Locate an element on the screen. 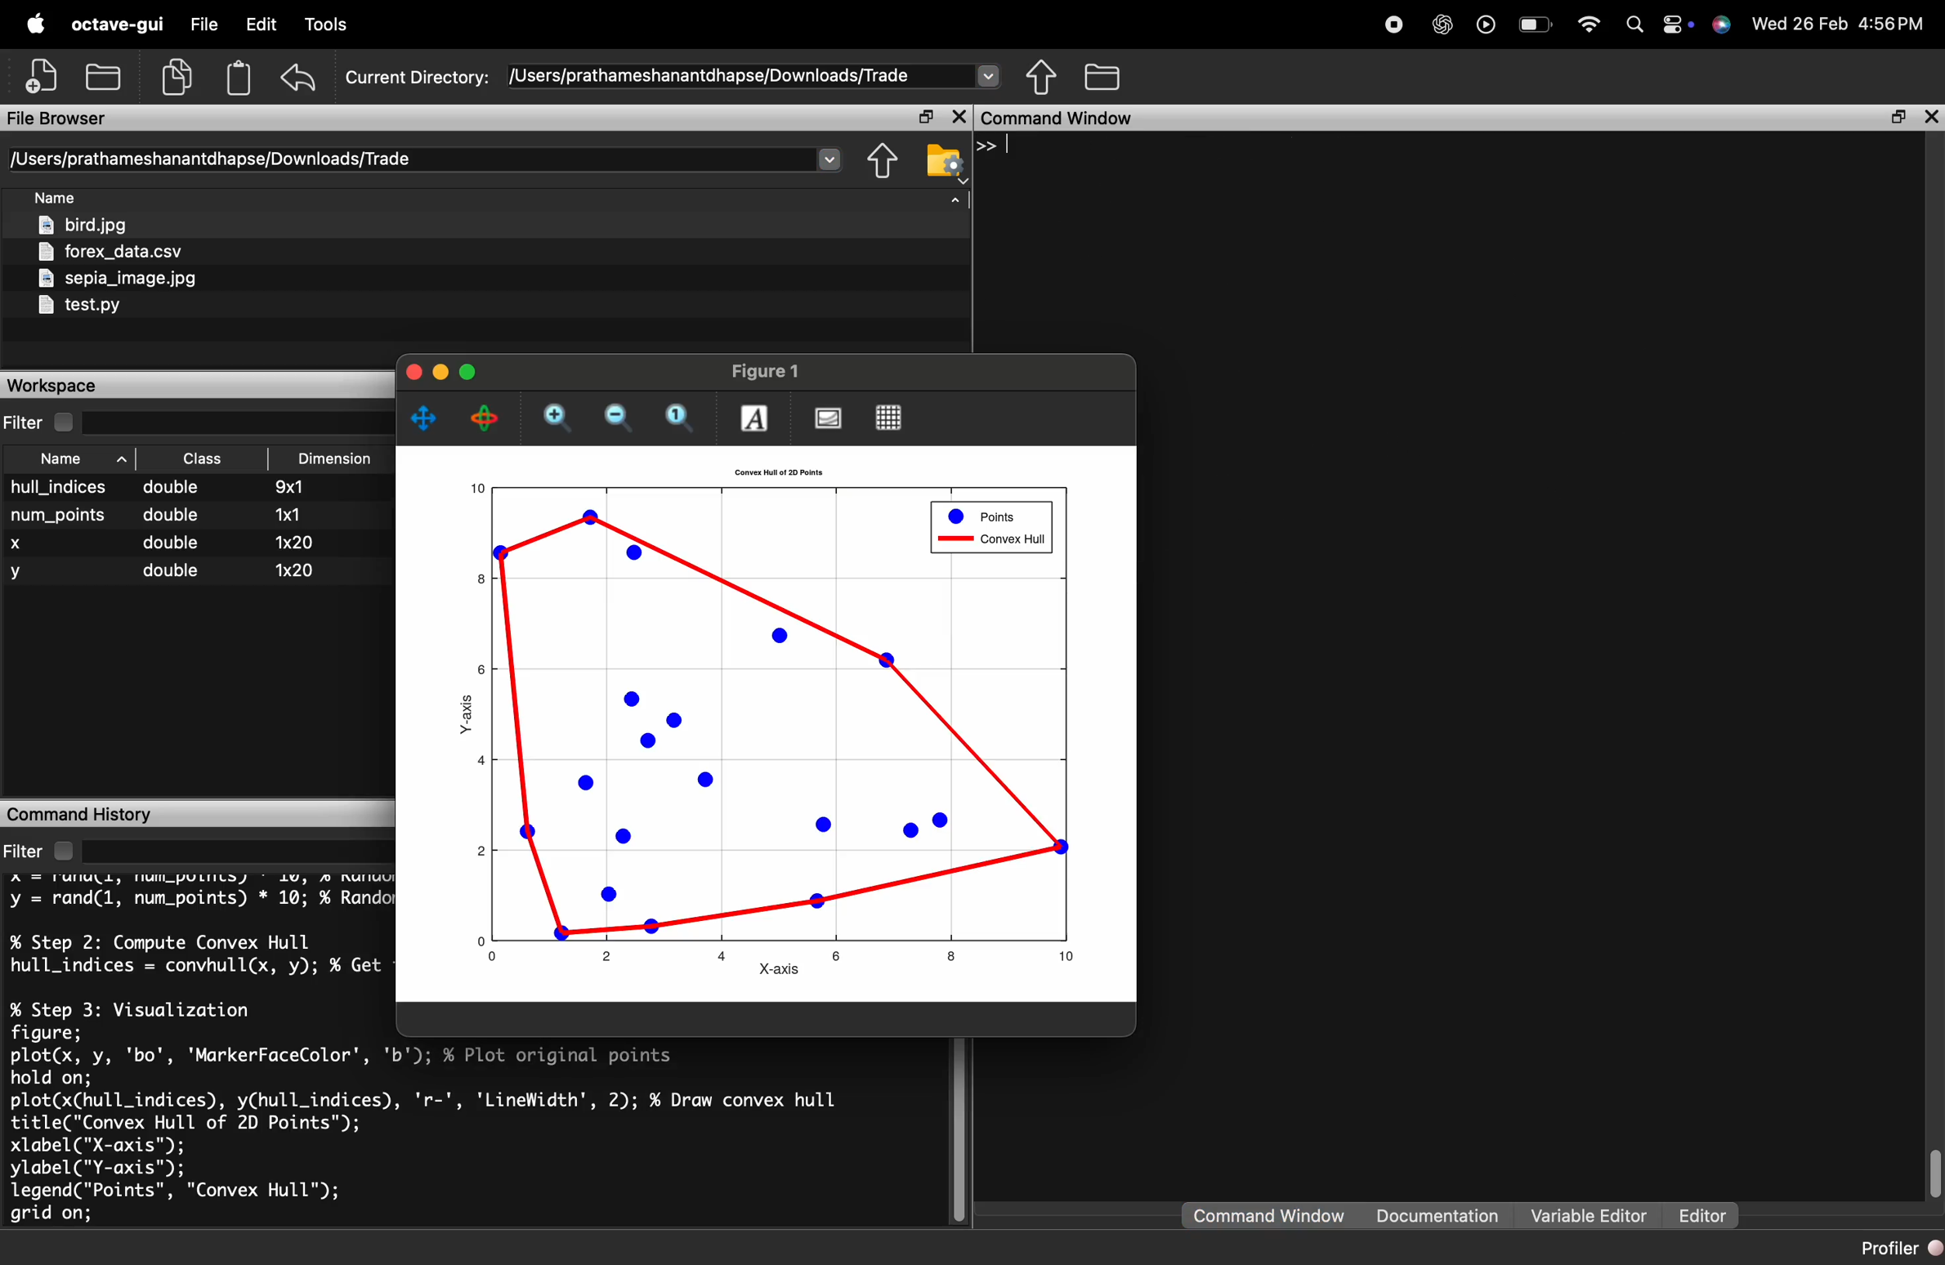 The height and width of the screenshot is (1265, 1945). action center is located at coordinates (1679, 26).